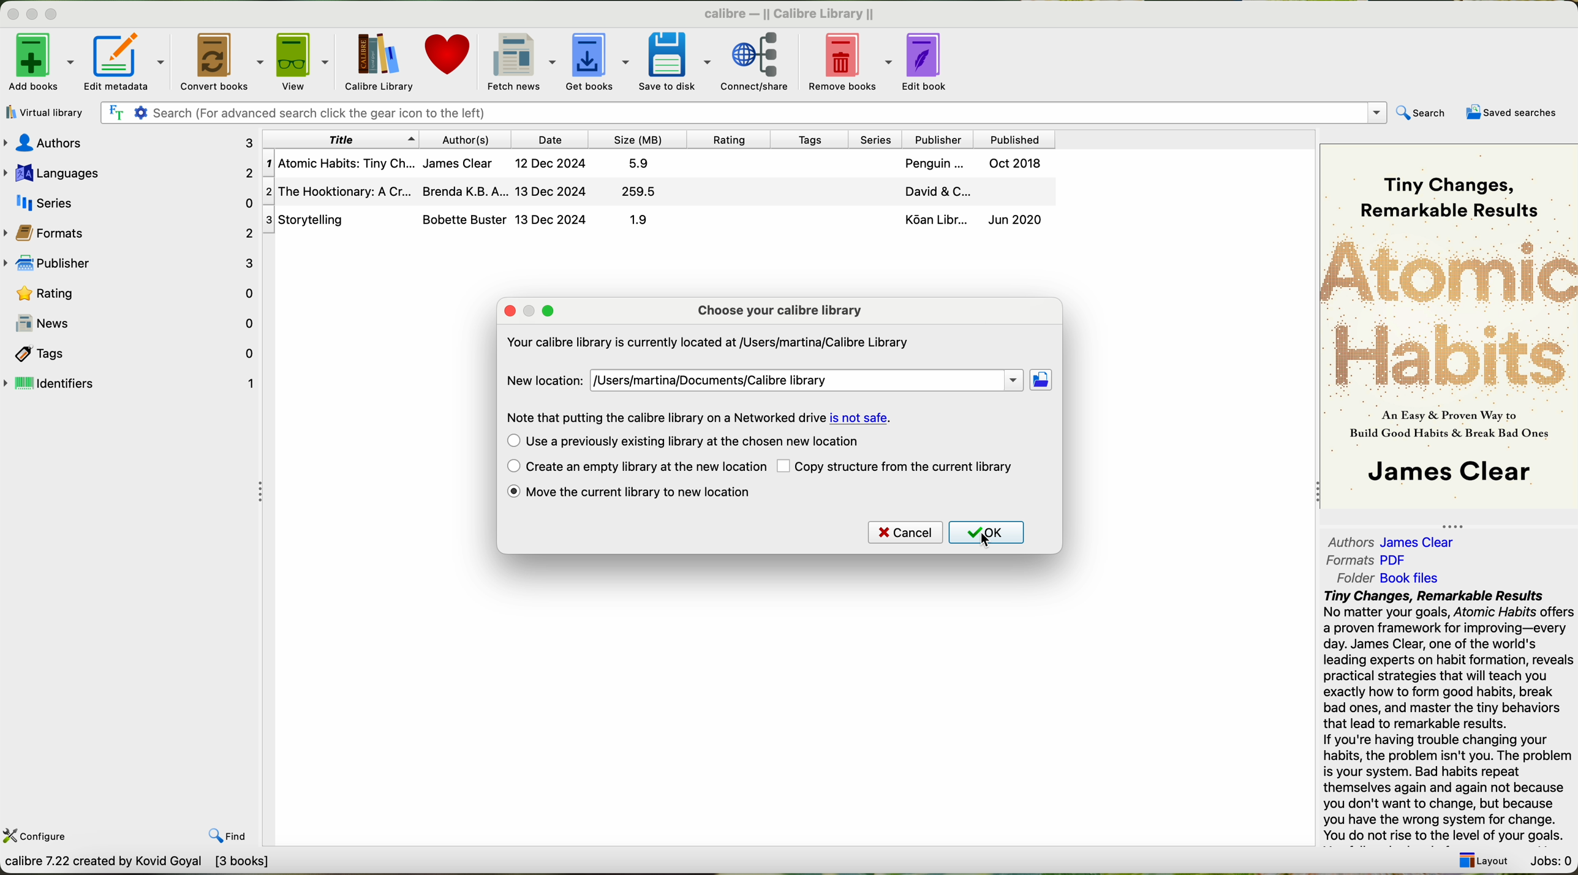 This screenshot has height=875, width=1578. What do you see at coordinates (597, 59) in the screenshot?
I see `get books` at bounding box center [597, 59].